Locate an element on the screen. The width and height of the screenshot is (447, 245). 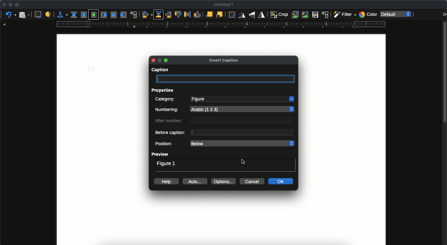
numbering is located at coordinates (168, 110).